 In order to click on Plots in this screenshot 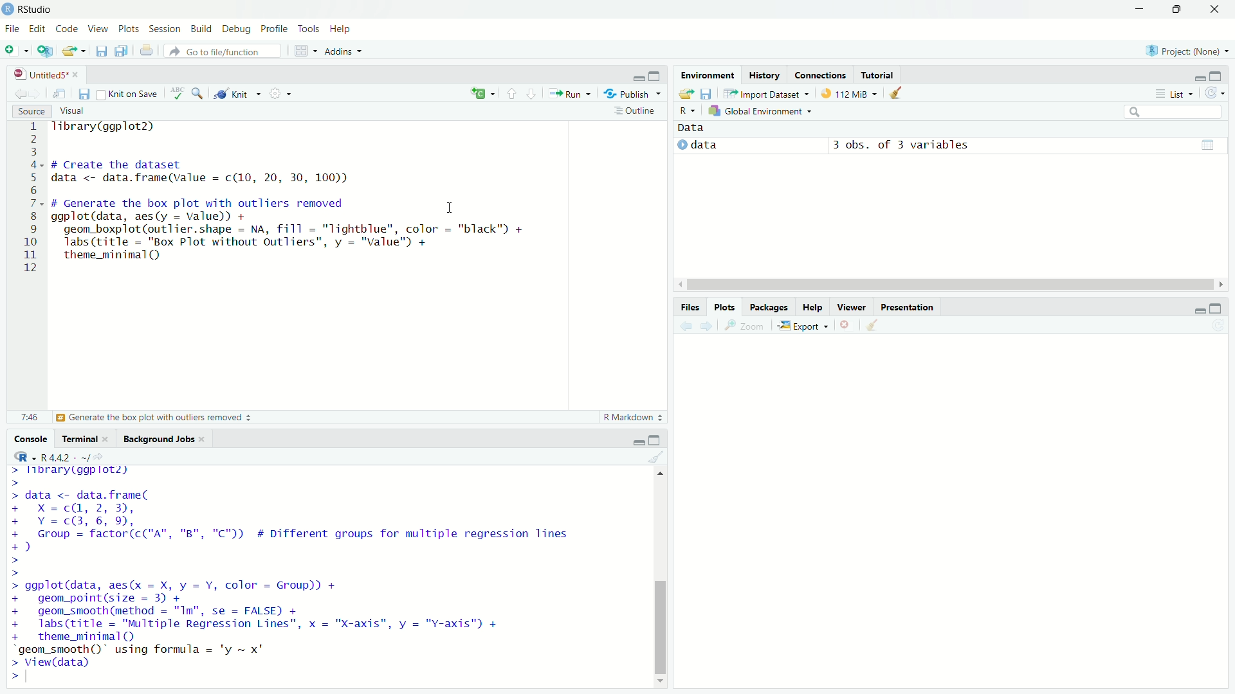, I will do `click(130, 29)`.